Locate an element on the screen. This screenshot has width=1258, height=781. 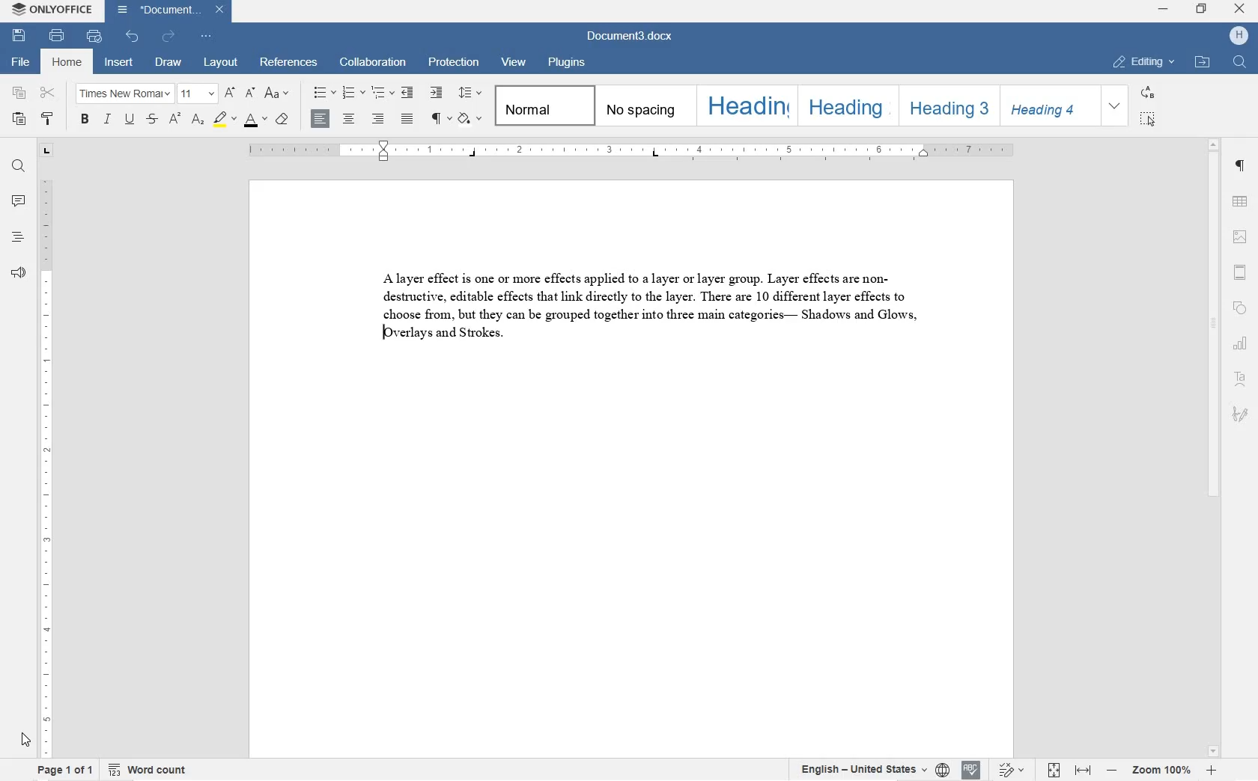
ITALIC is located at coordinates (109, 118).